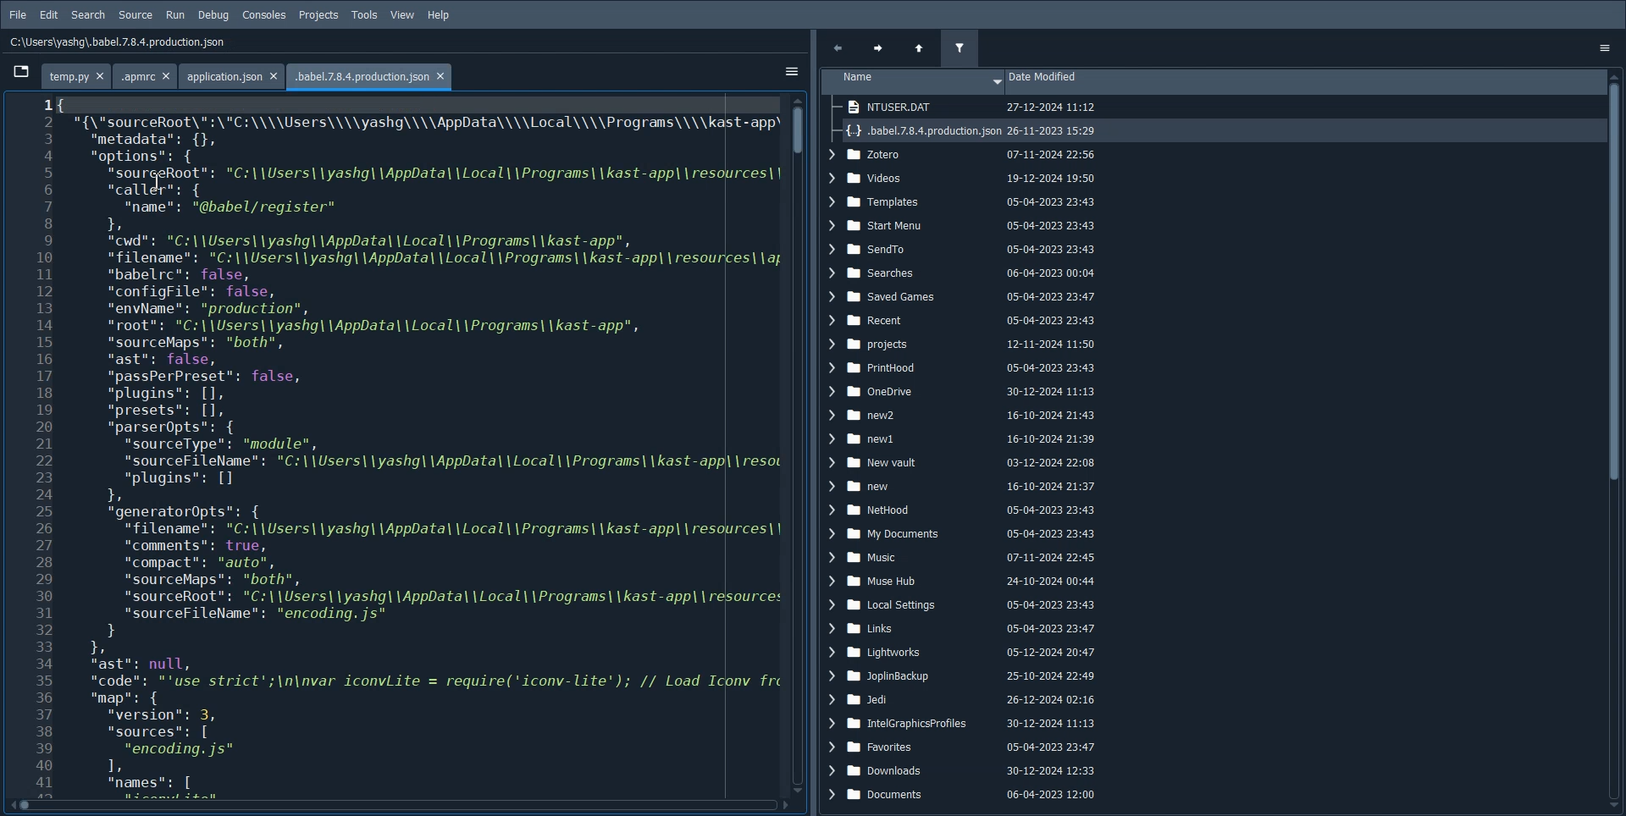  I want to click on Name, so click(913, 82).